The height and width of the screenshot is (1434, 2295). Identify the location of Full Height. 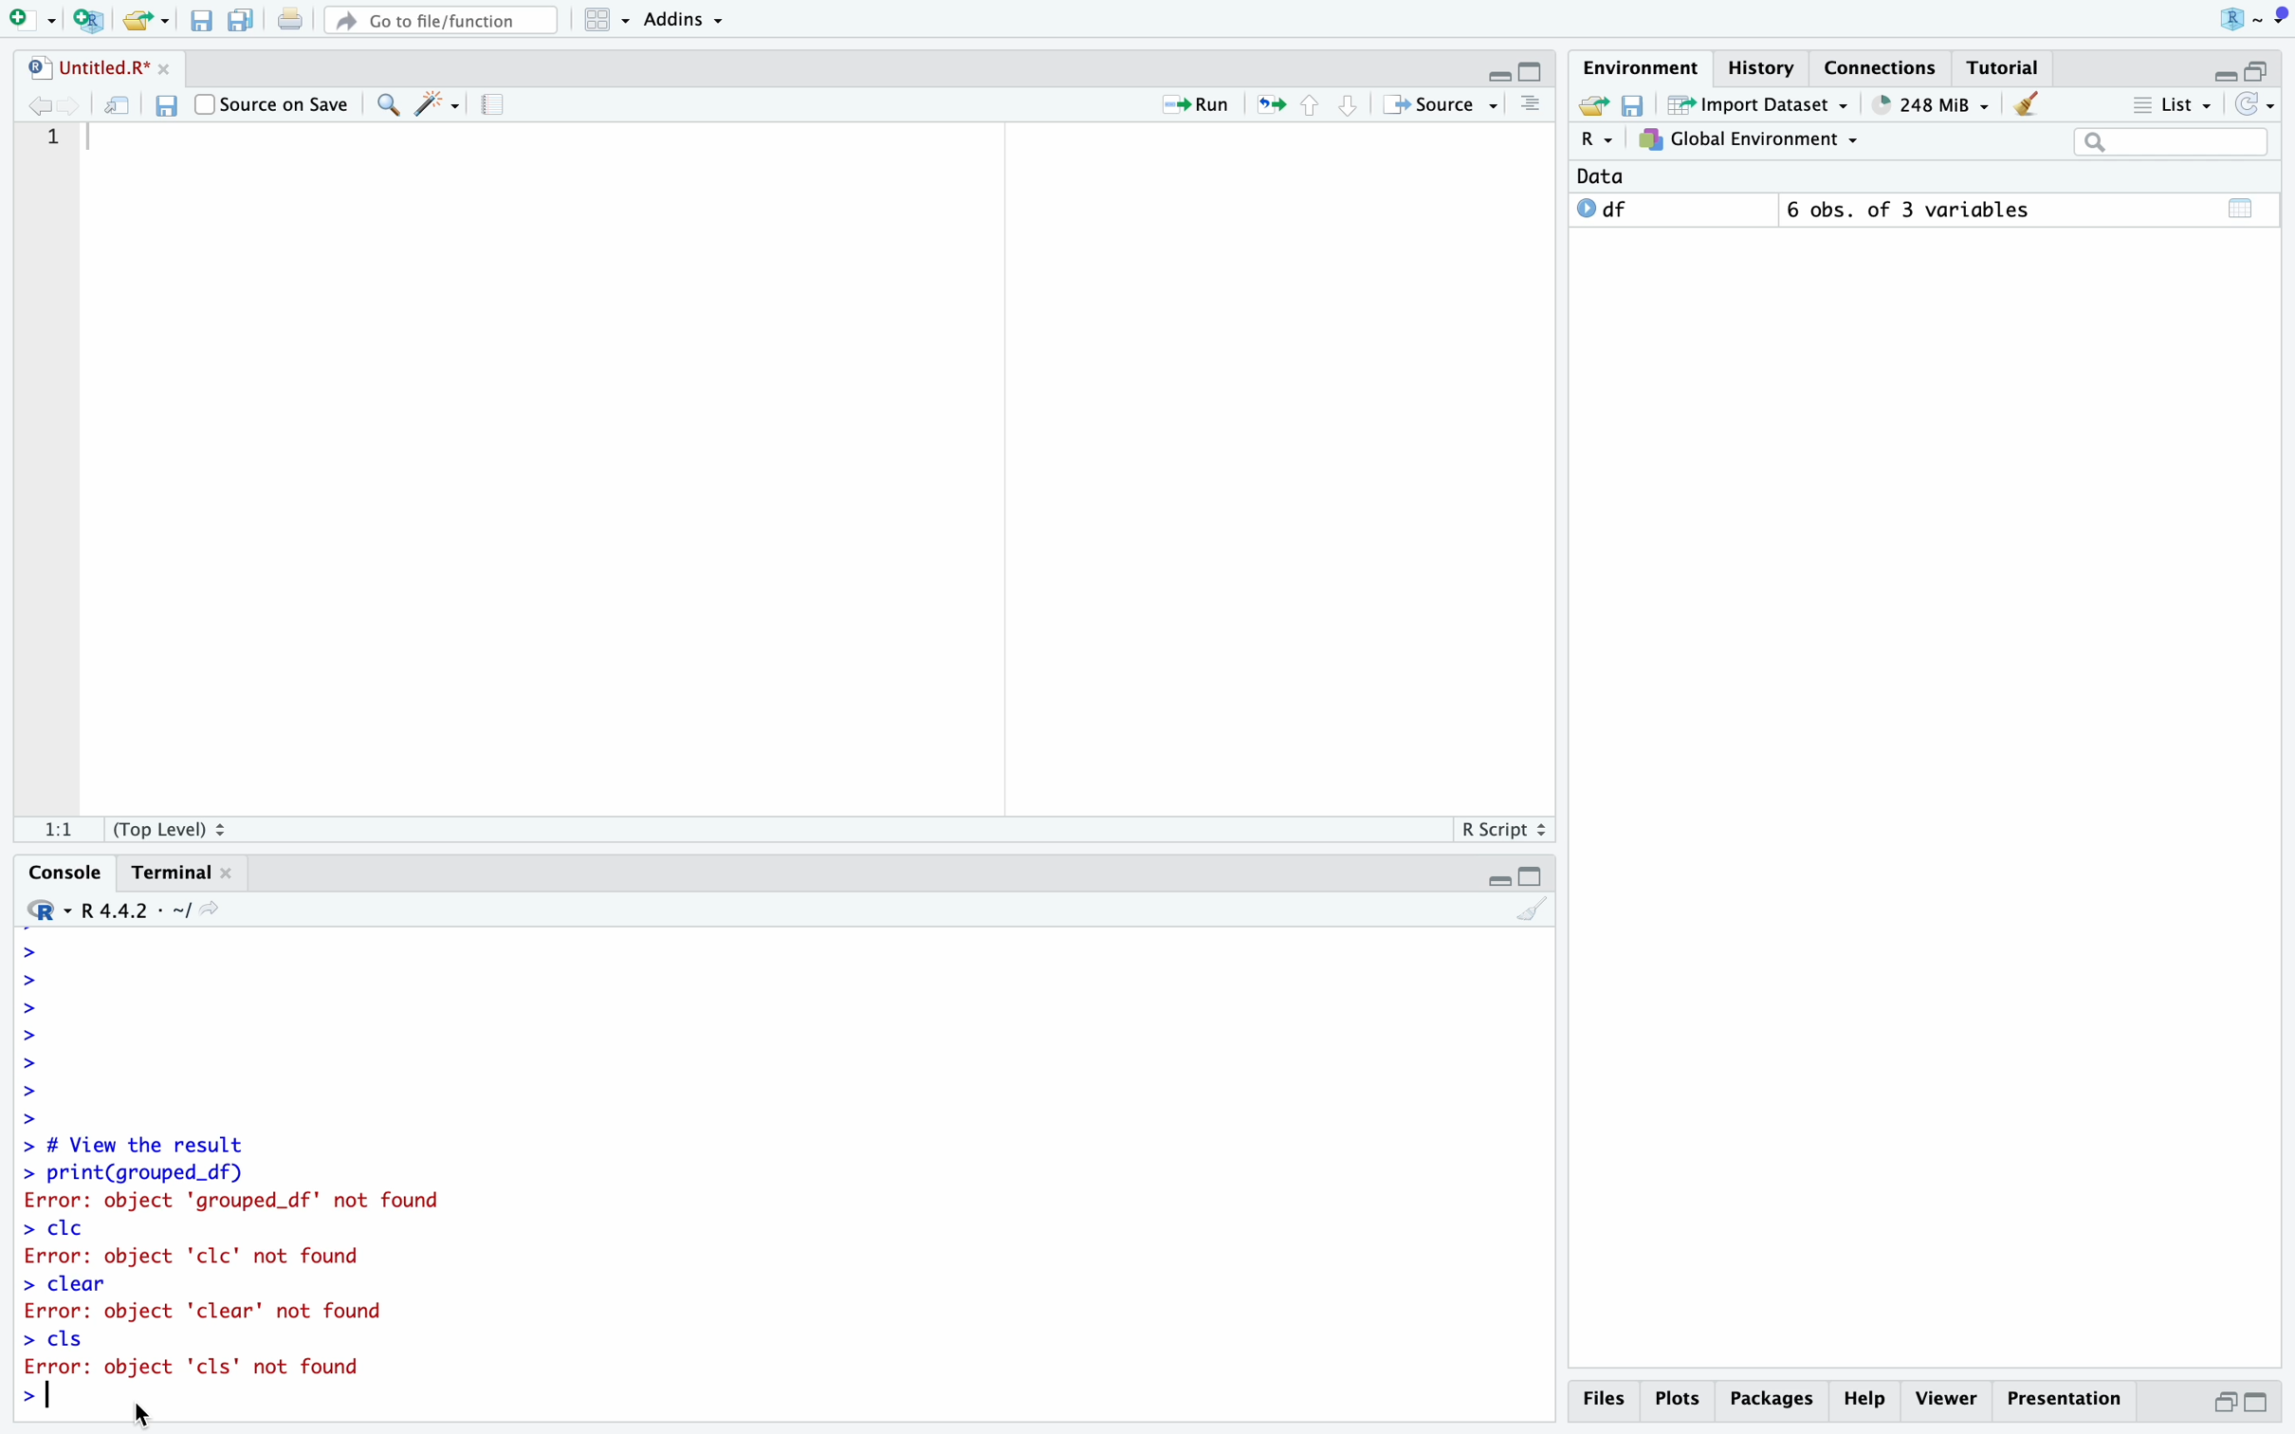
(2259, 1404).